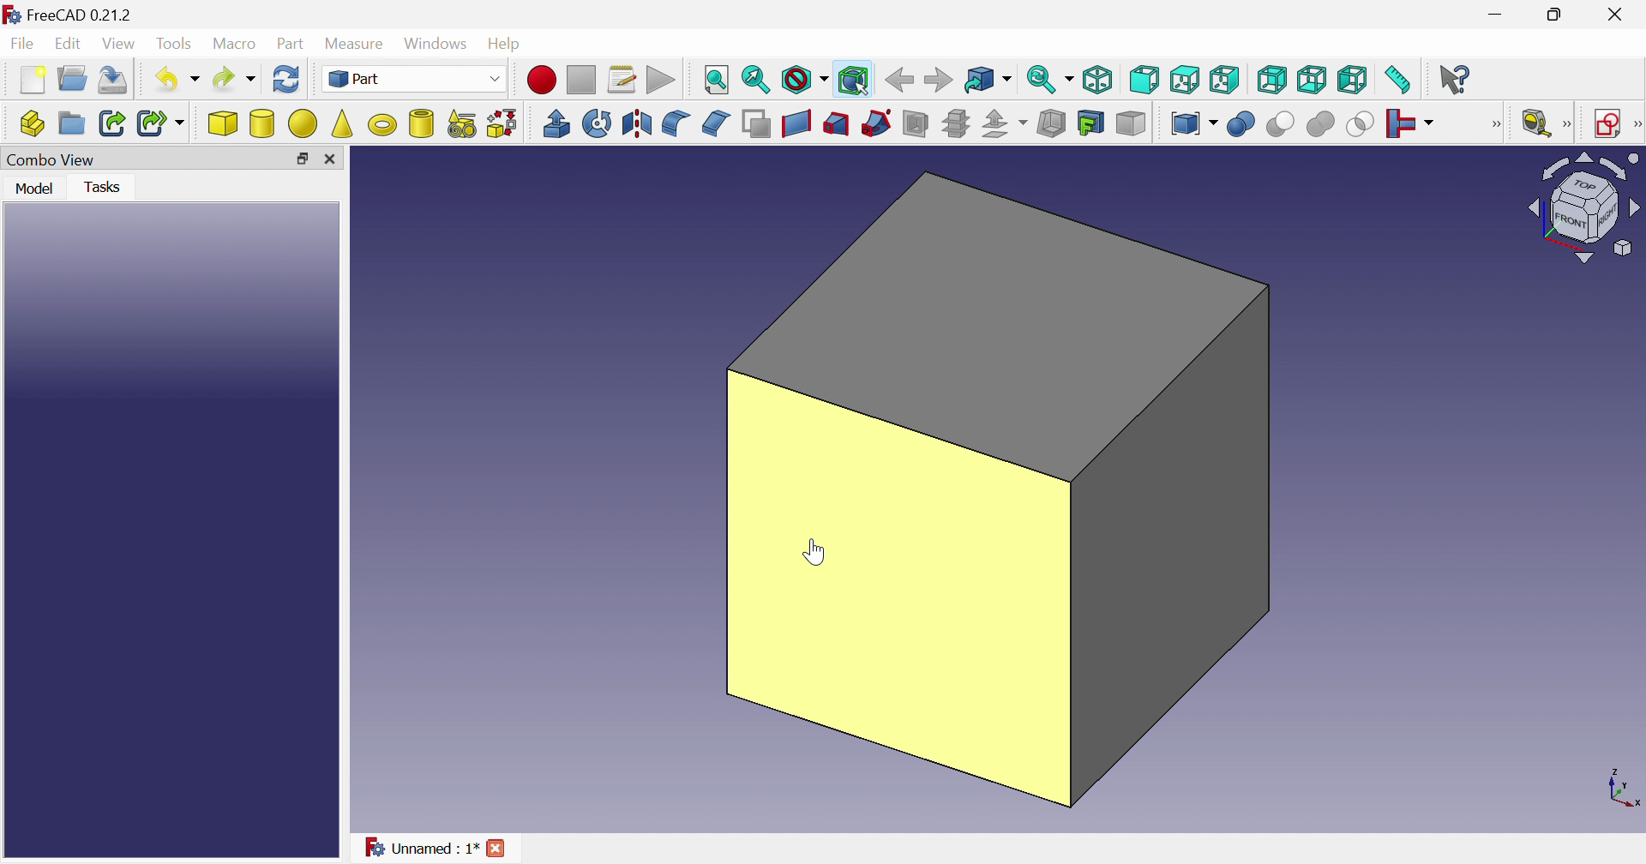 This screenshot has width=1646, height=864. What do you see at coordinates (582, 81) in the screenshot?
I see `Stop macro recording` at bounding box center [582, 81].